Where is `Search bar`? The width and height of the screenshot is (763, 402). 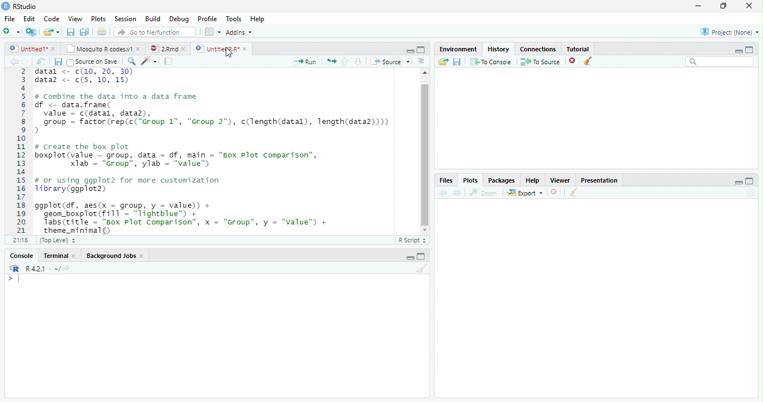 Search bar is located at coordinates (720, 62).